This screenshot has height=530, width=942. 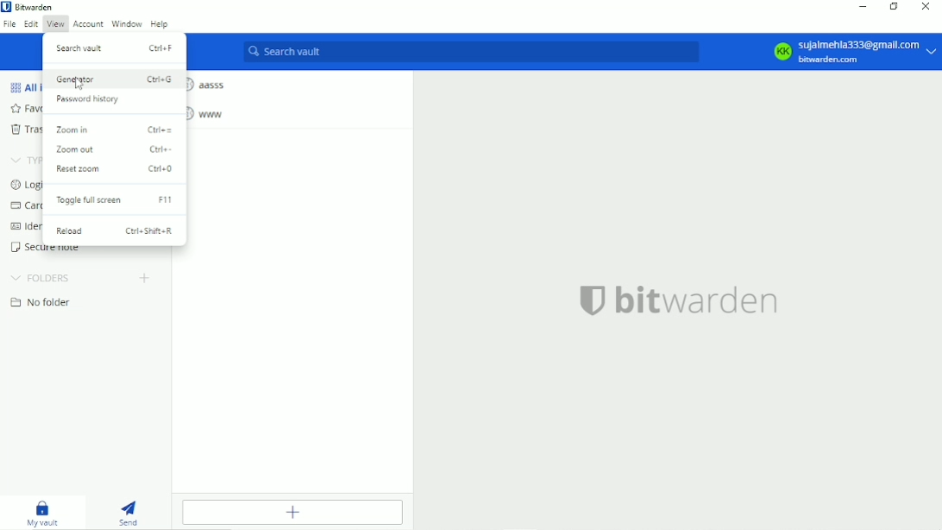 What do you see at coordinates (126, 24) in the screenshot?
I see `Window` at bounding box center [126, 24].